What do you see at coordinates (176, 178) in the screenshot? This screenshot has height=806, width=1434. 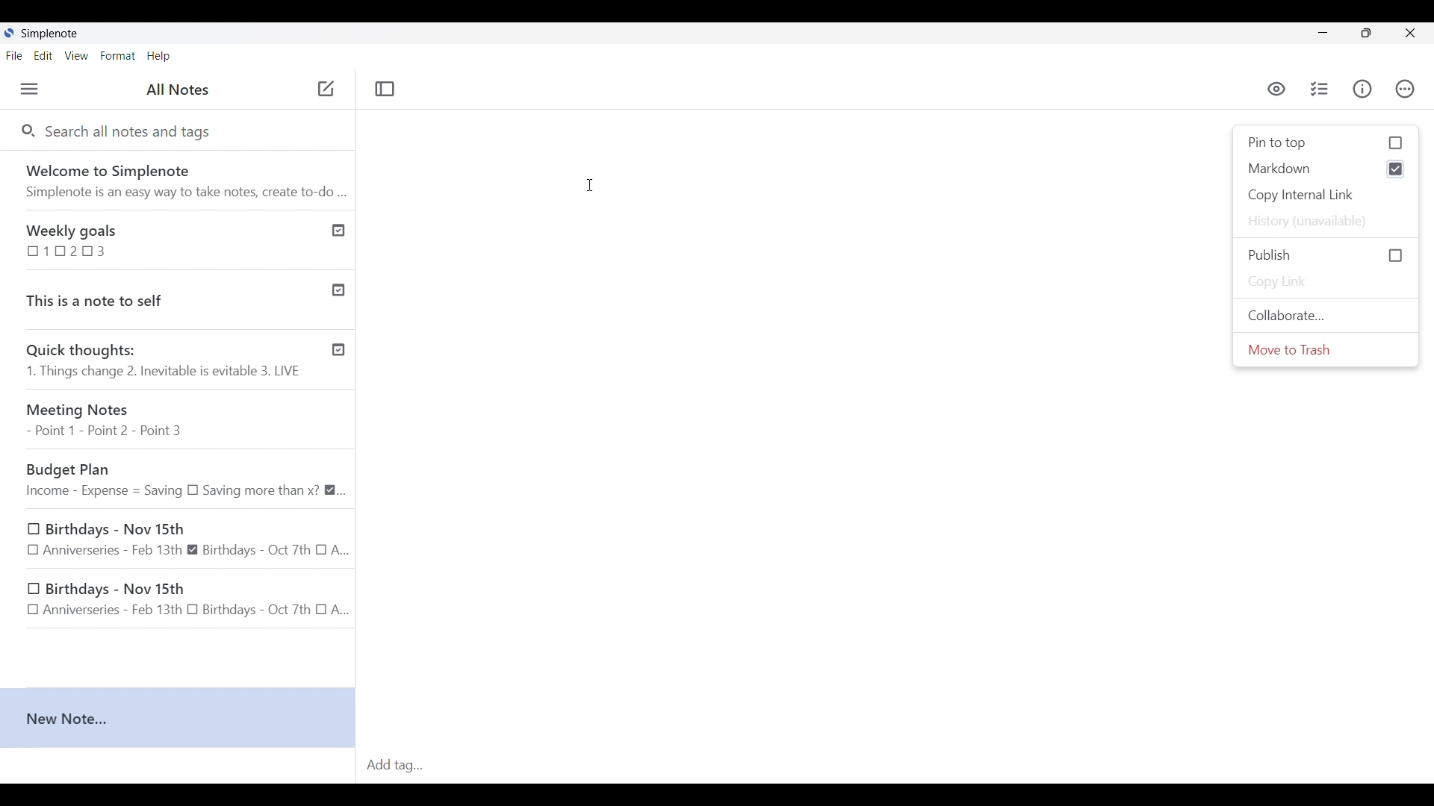 I see `Software welcome note` at bounding box center [176, 178].